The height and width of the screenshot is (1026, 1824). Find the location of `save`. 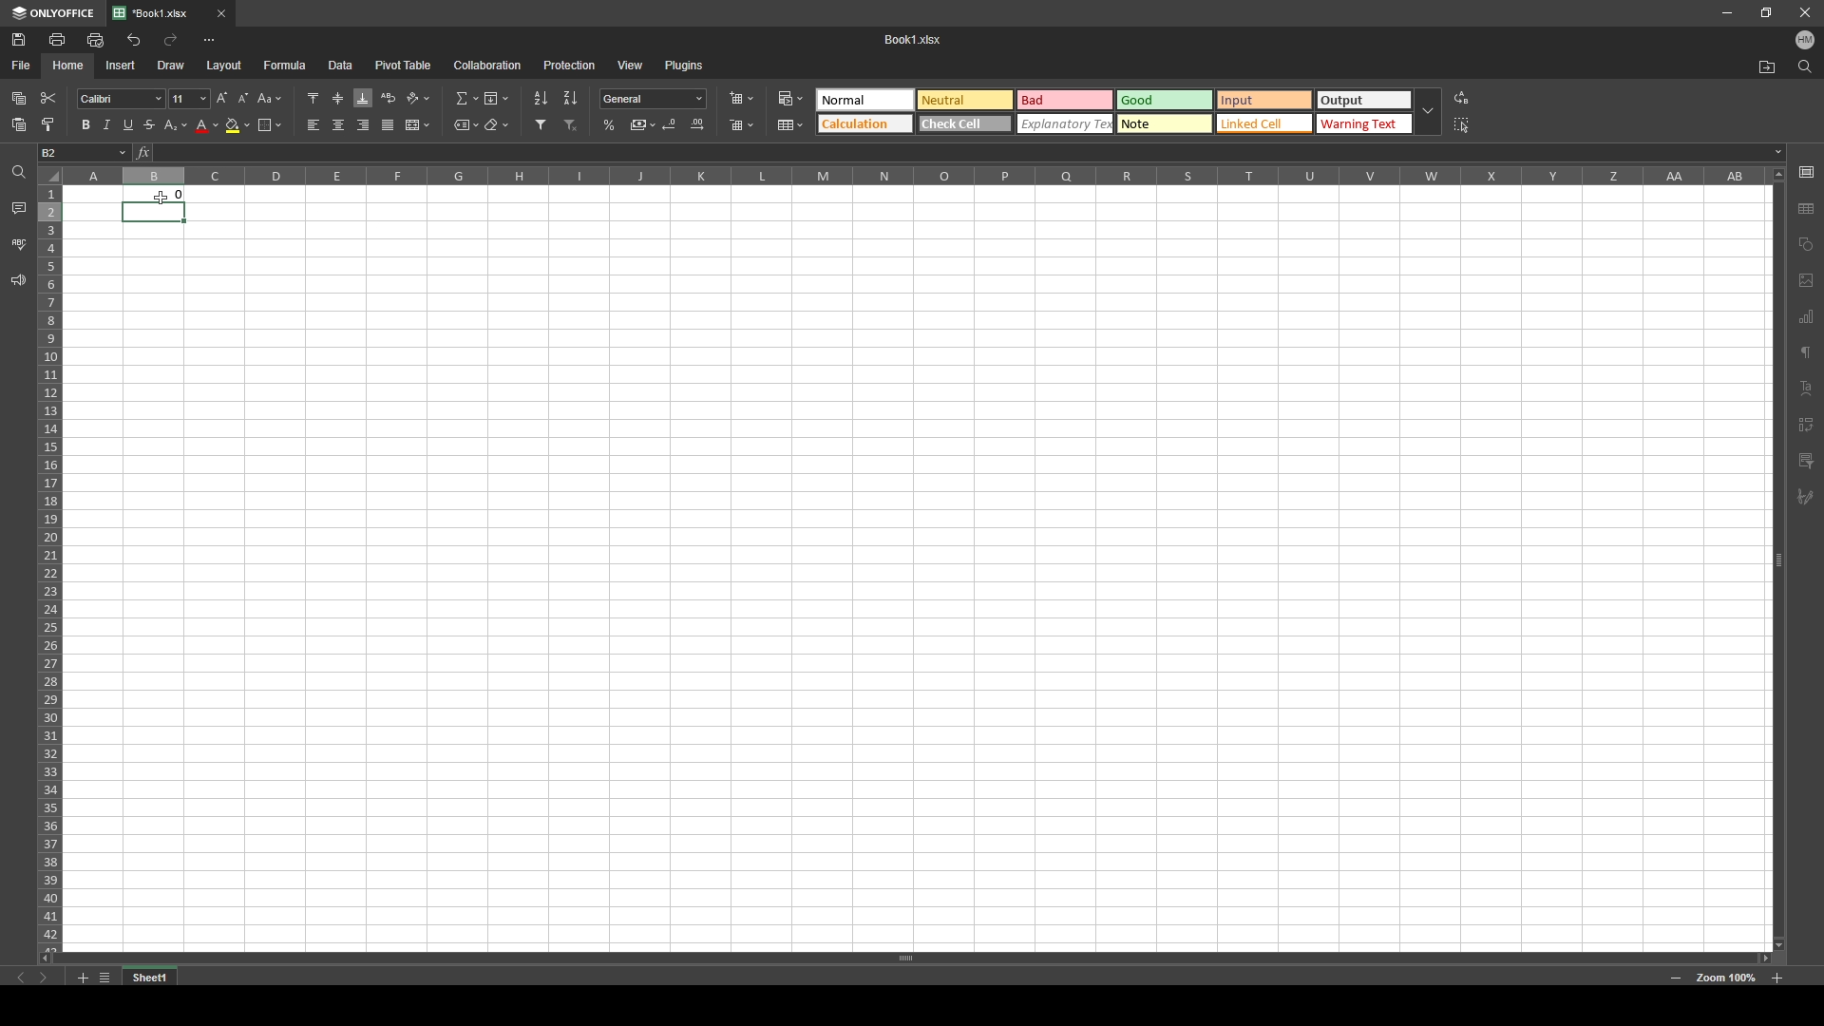

save is located at coordinates (18, 39).